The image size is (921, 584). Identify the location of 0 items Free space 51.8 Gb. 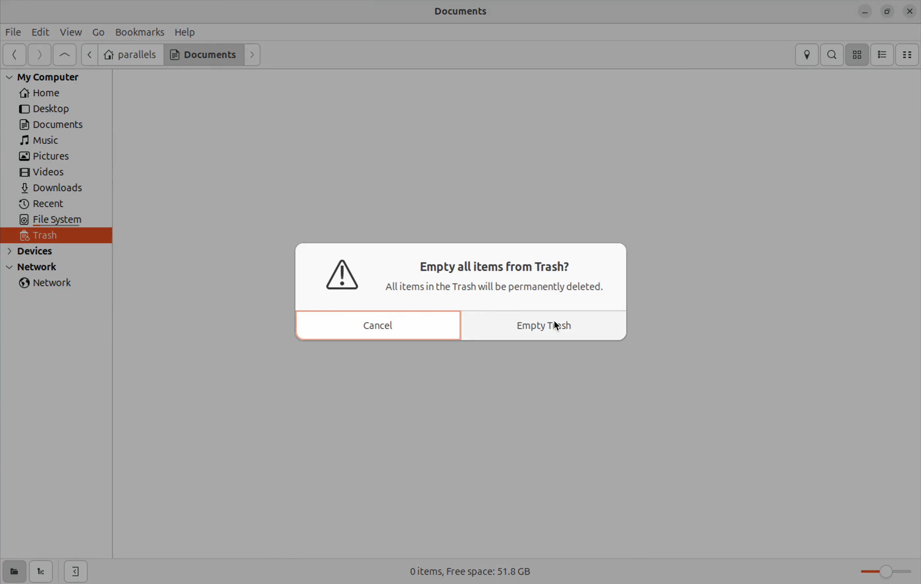
(471, 571).